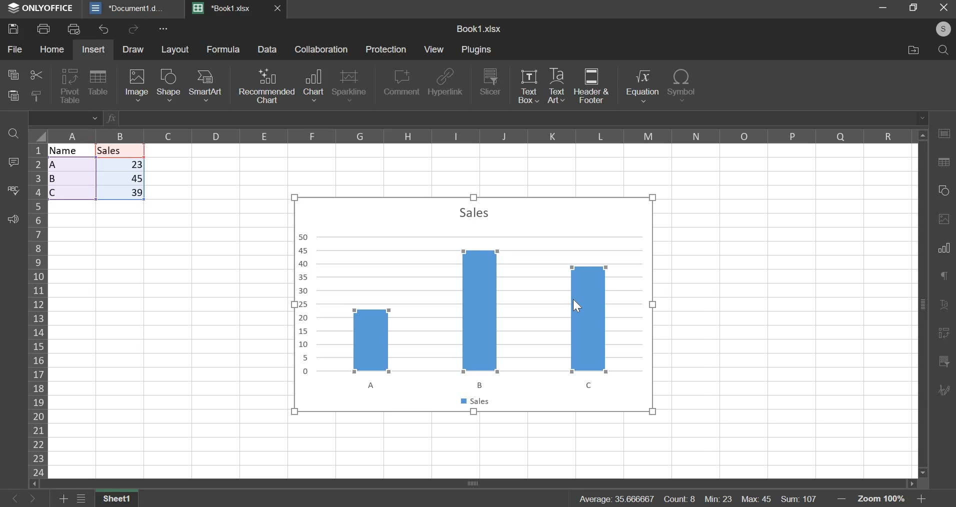 The width and height of the screenshot is (956, 507). Describe the element at coordinates (881, 498) in the screenshot. I see `zoom` at that location.